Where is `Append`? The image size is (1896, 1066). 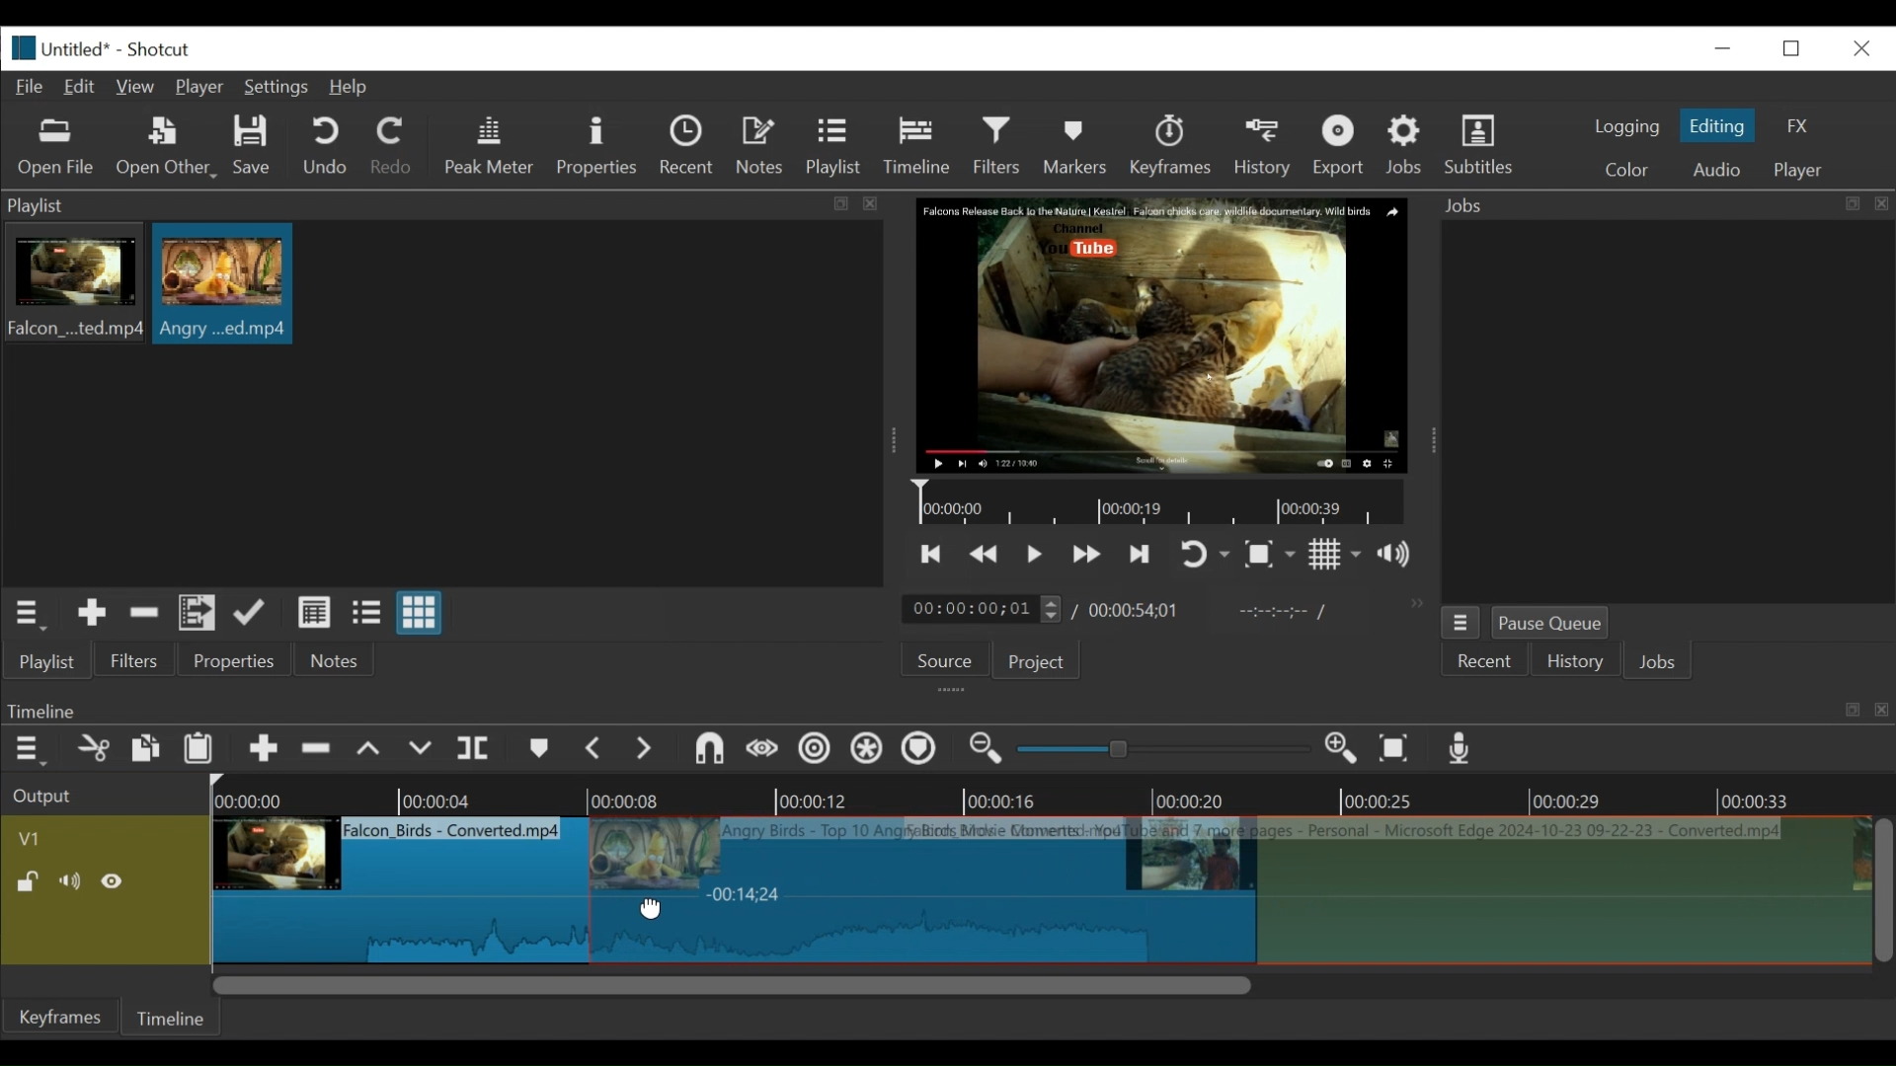
Append is located at coordinates (264, 753).